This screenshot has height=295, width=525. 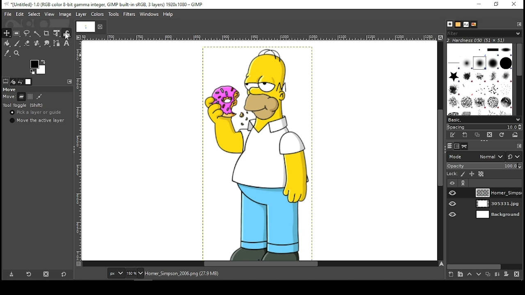 What do you see at coordinates (441, 151) in the screenshot?
I see `scroll bar` at bounding box center [441, 151].